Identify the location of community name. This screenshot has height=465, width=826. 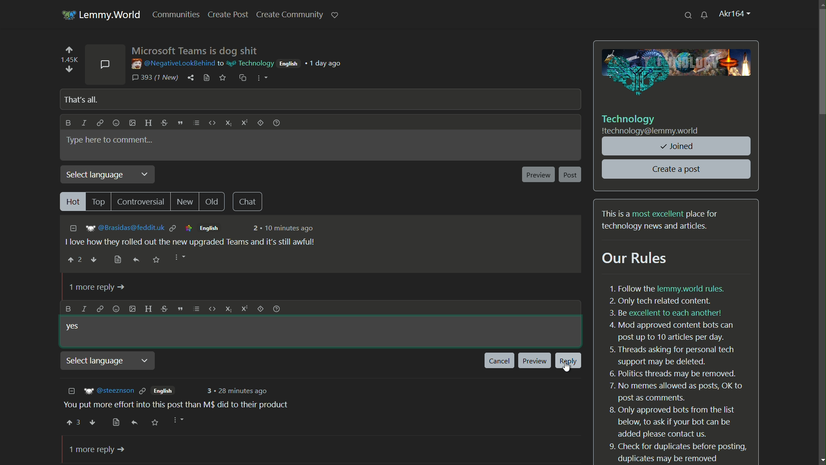
(249, 62).